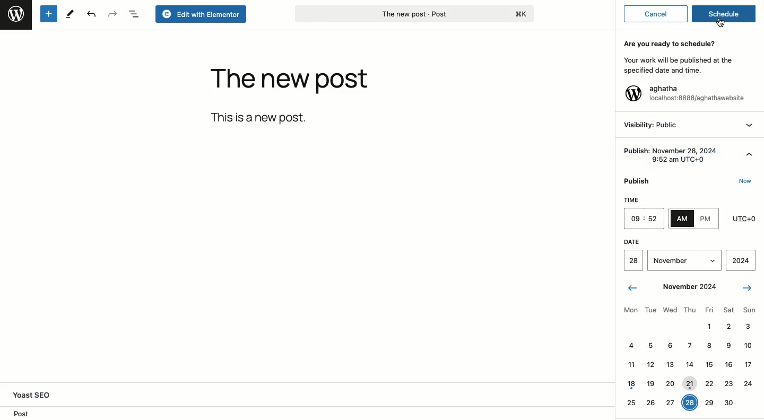  I want to click on Redo, so click(113, 13).